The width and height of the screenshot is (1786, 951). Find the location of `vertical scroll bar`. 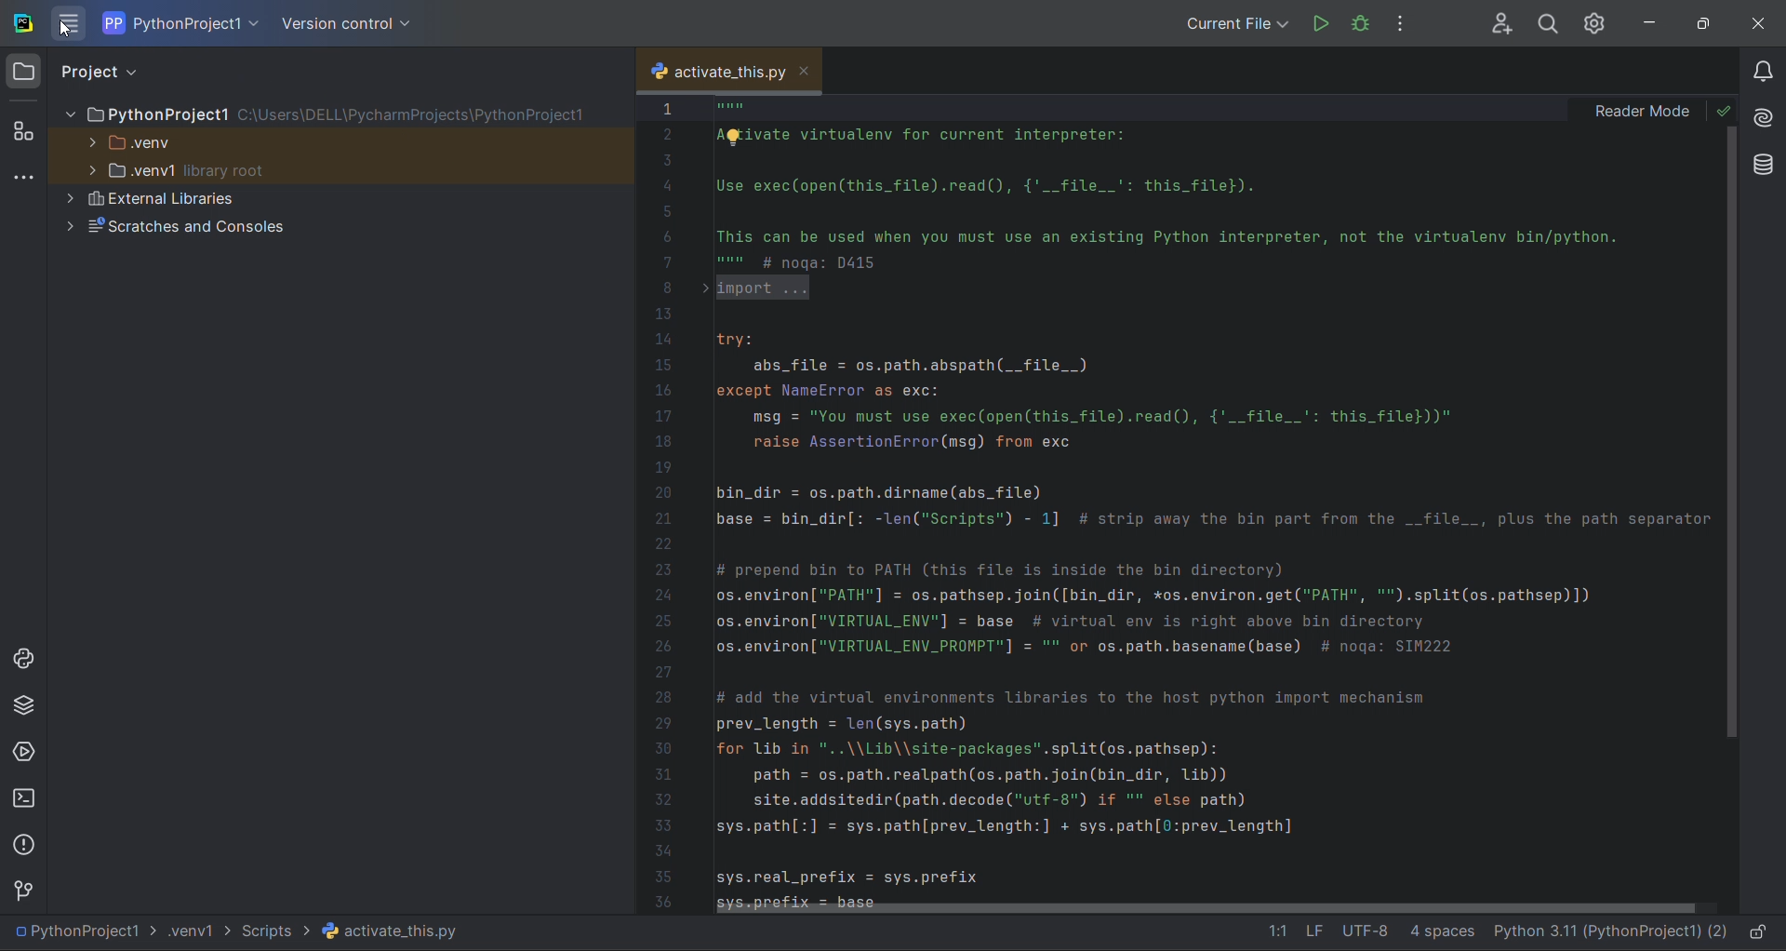

vertical scroll bar is located at coordinates (1734, 433).